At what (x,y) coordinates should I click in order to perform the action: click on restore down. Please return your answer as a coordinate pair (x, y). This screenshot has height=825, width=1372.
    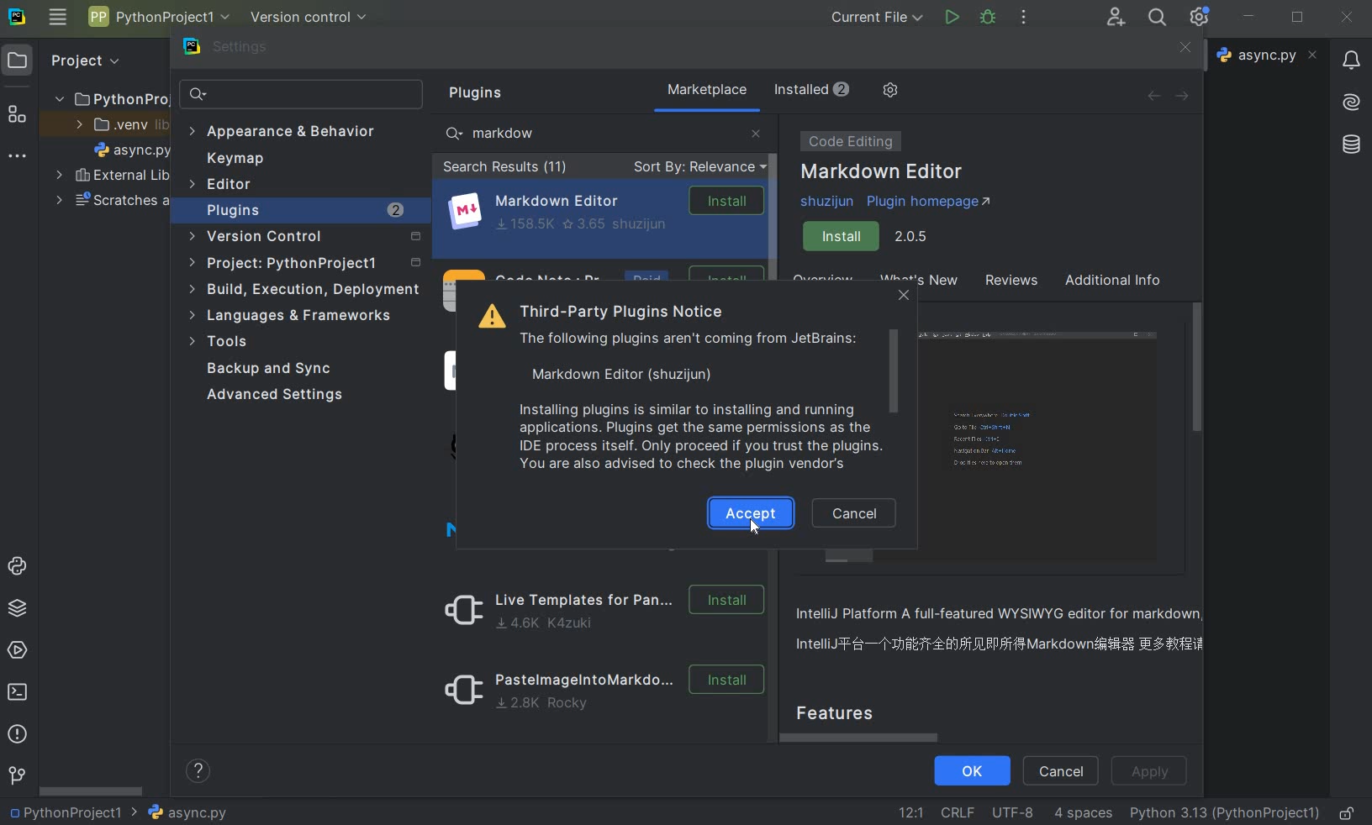
    Looking at the image, I should click on (1298, 18).